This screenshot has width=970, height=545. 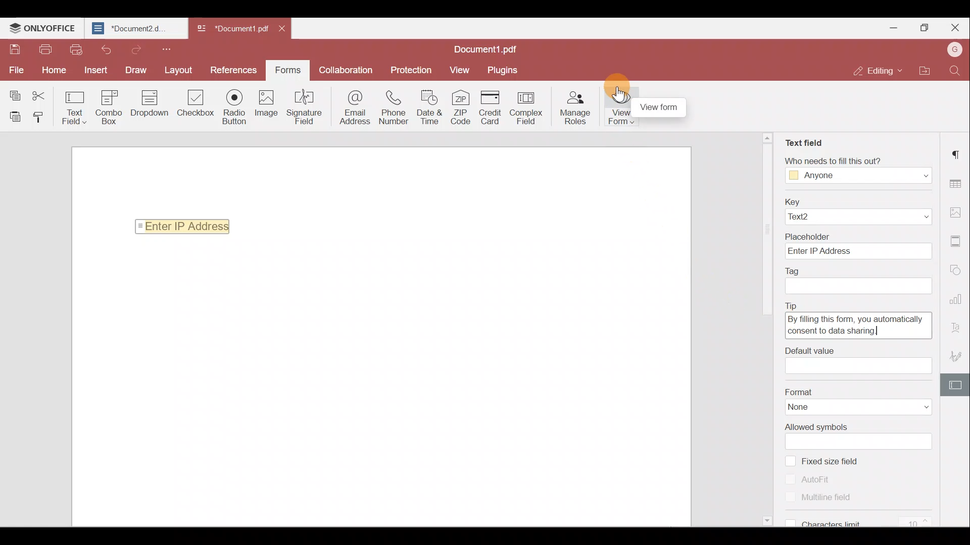 I want to click on References, so click(x=231, y=69).